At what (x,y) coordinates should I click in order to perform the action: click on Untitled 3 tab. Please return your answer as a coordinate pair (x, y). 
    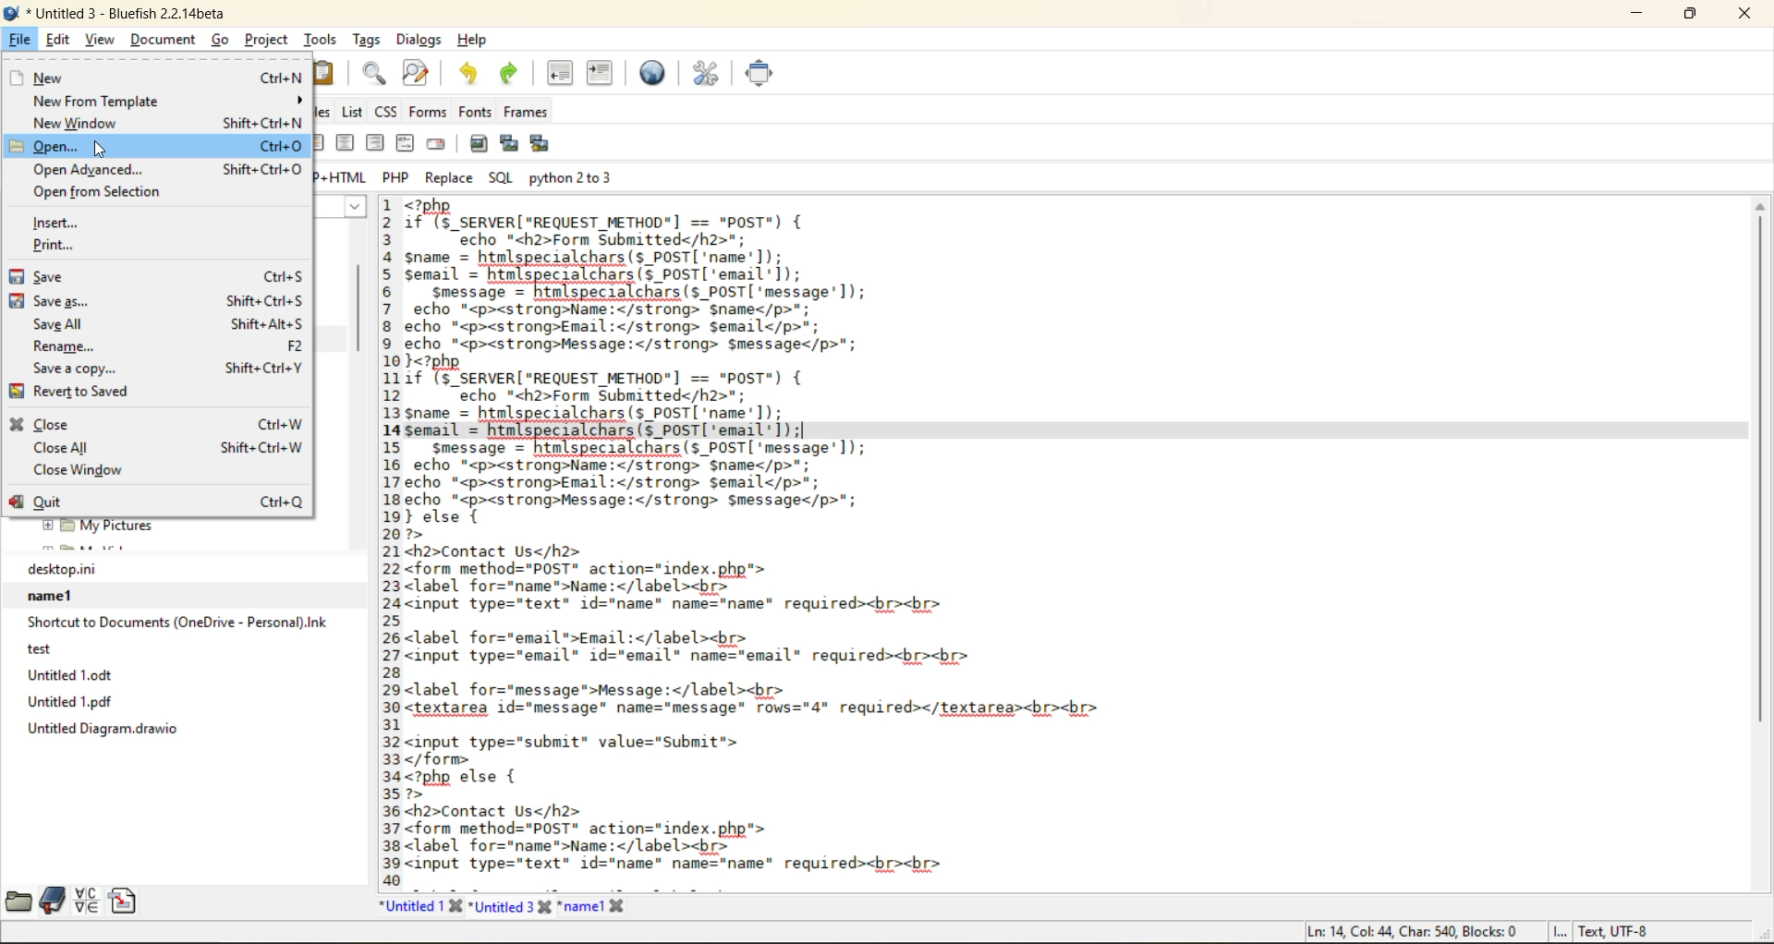
    Looking at the image, I should click on (511, 906).